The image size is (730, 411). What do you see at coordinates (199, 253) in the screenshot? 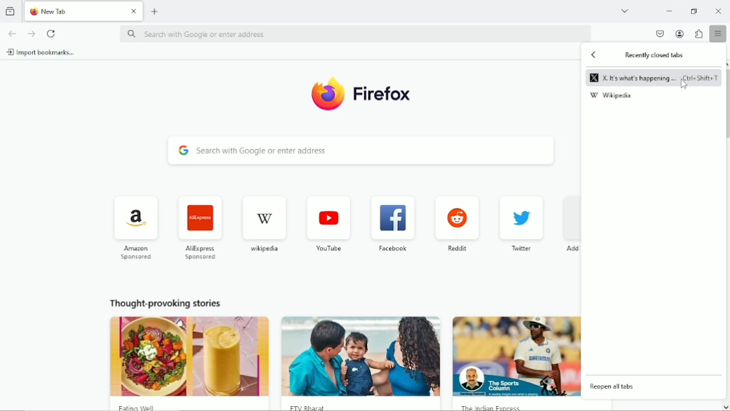
I see `AliExpress` at bounding box center [199, 253].